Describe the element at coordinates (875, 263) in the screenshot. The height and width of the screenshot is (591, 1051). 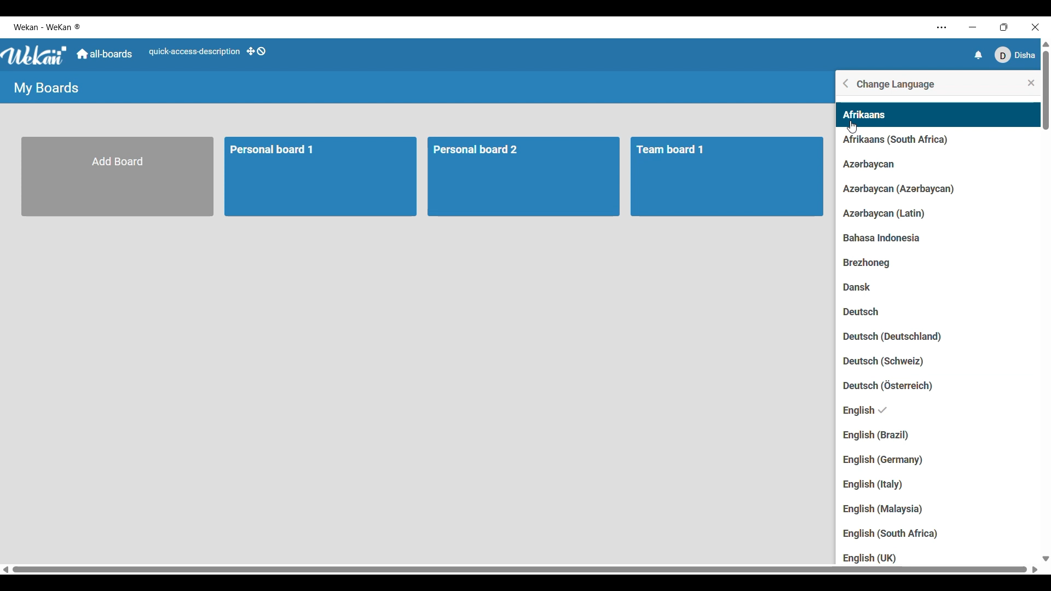
I see `brezhoneg` at that location.